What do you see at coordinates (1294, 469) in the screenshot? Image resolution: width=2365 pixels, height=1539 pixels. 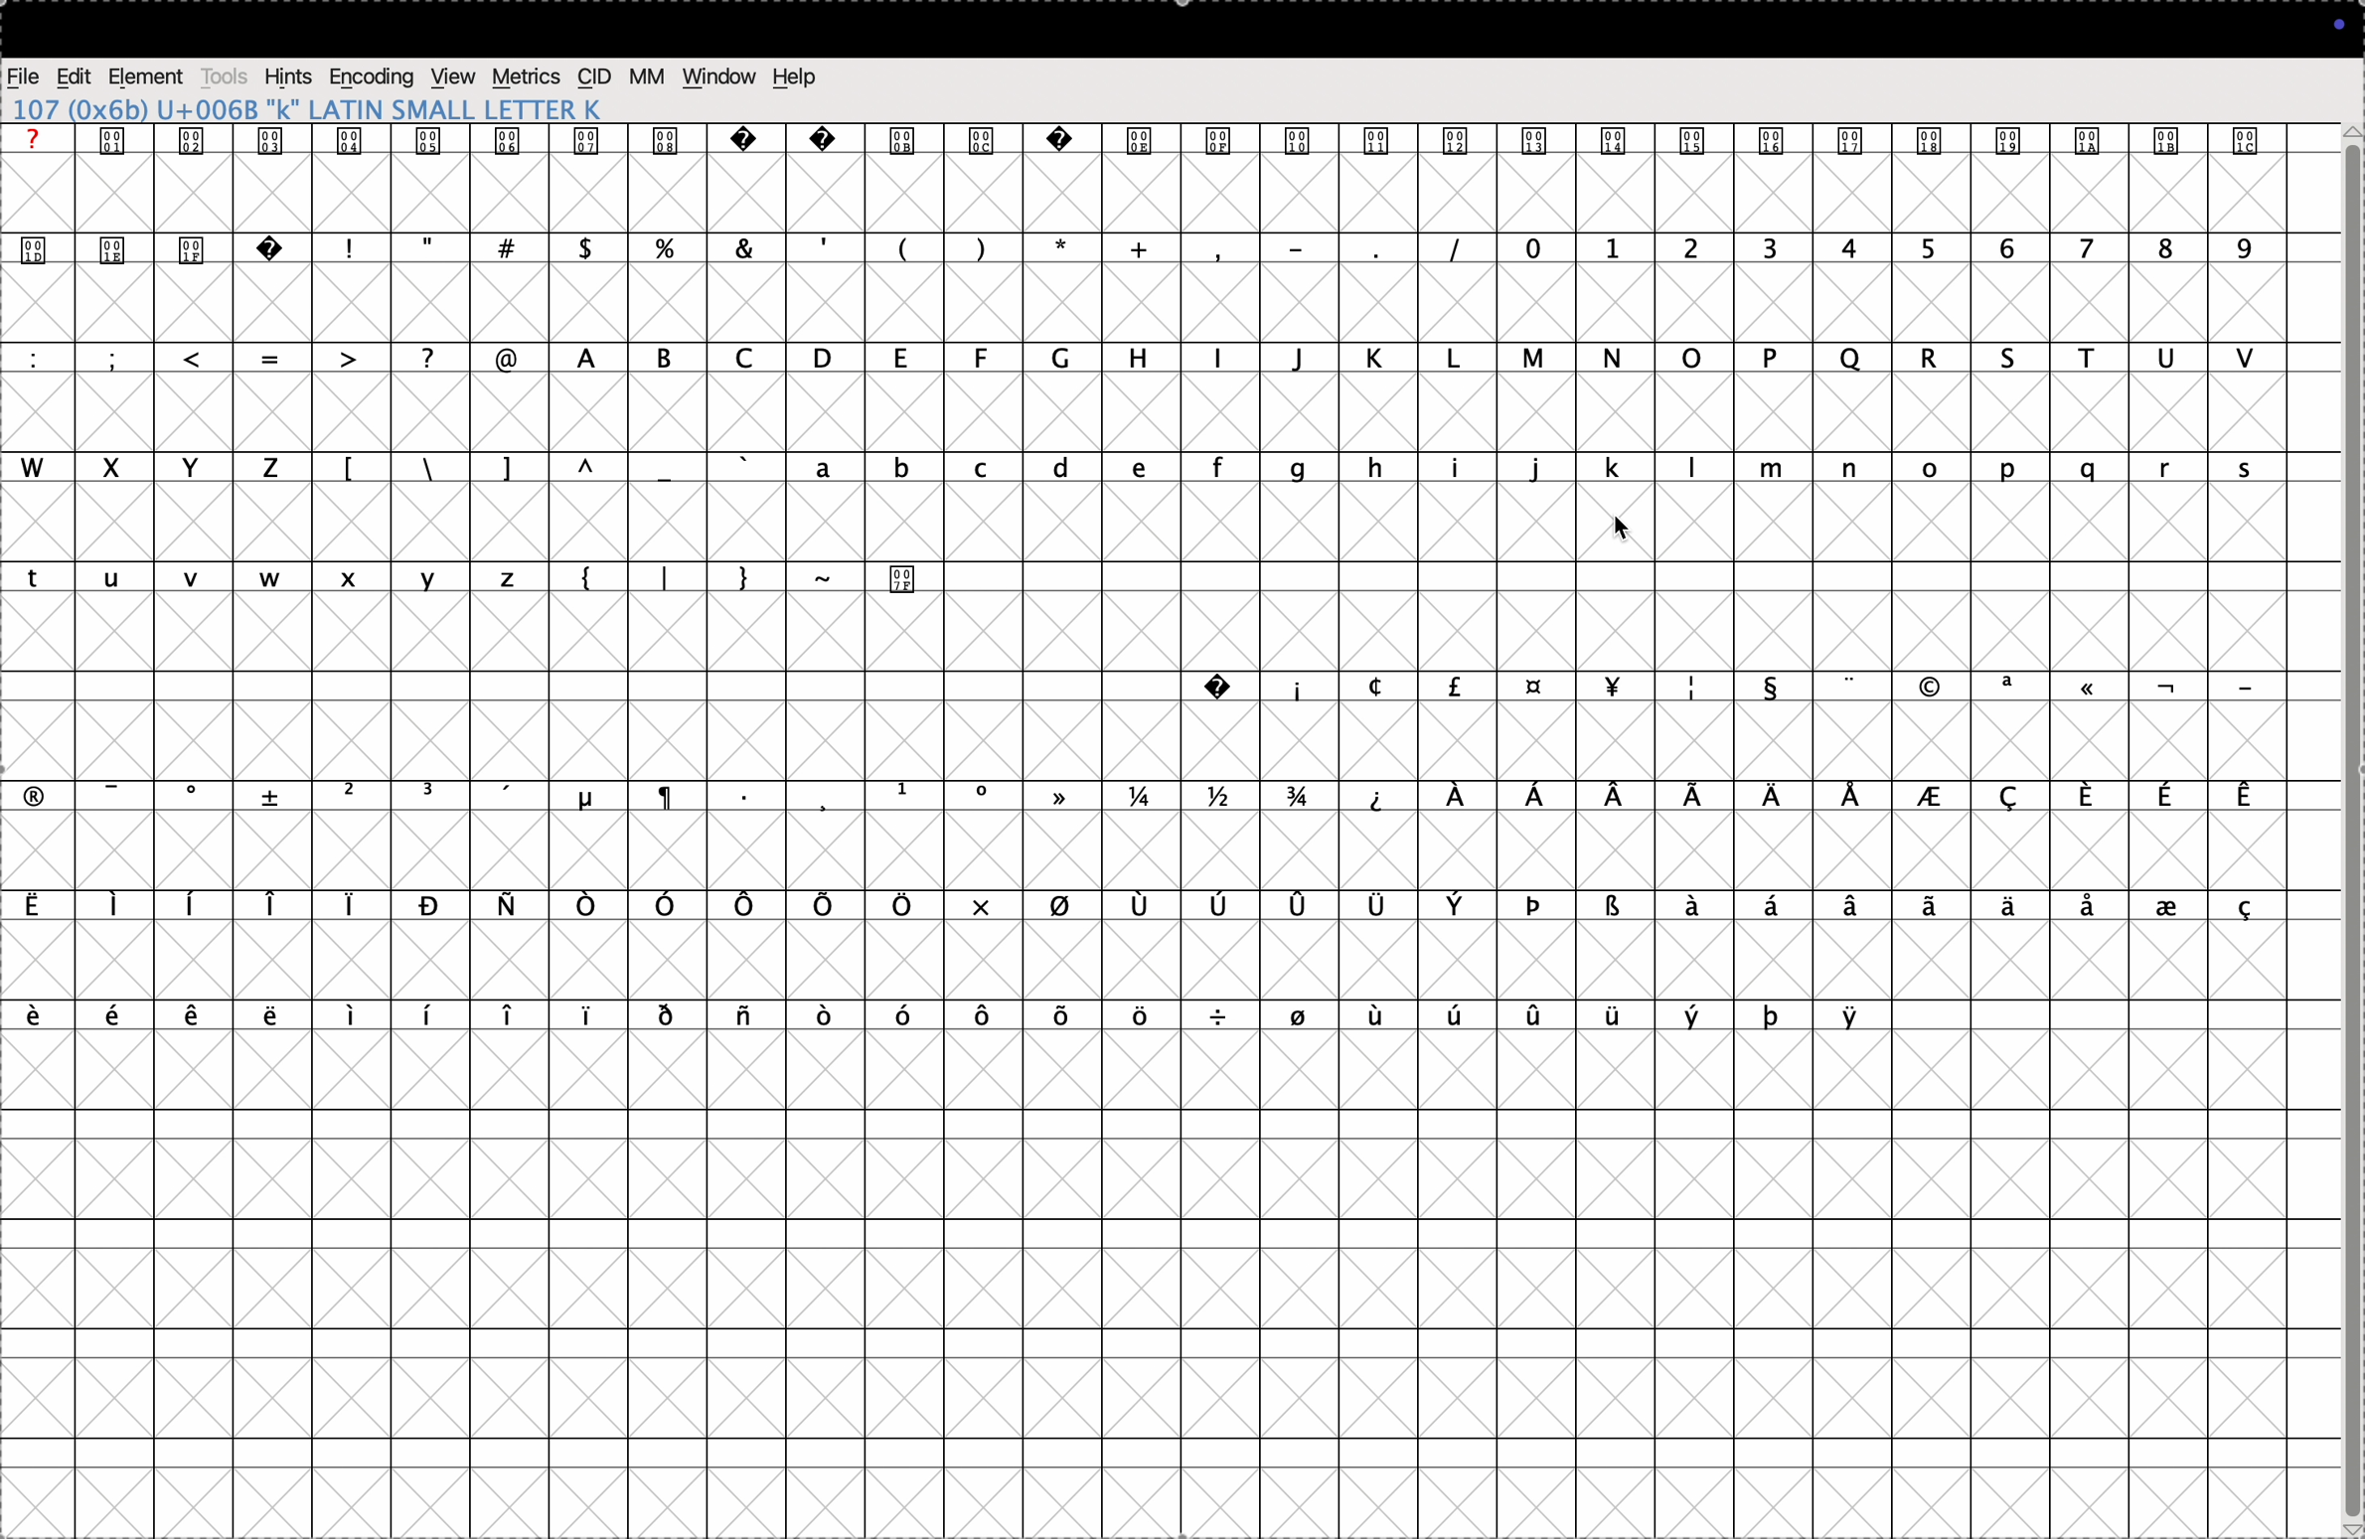 I see `g` at bounding box center [1294, 469].